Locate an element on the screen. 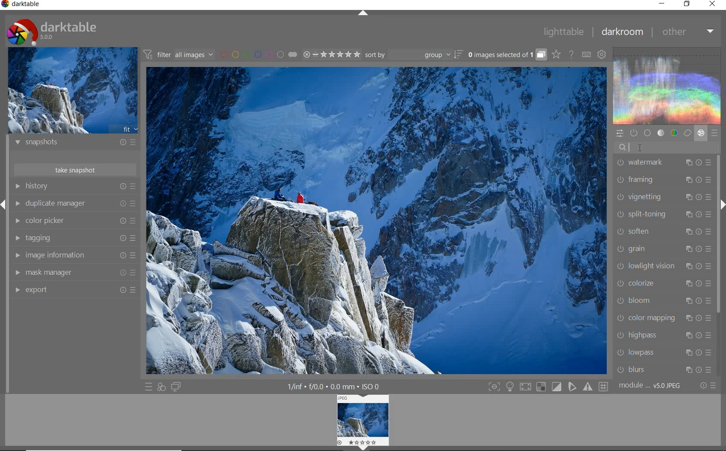 The image size is (726, 451). split-toning is located at coordinates (663, 215).